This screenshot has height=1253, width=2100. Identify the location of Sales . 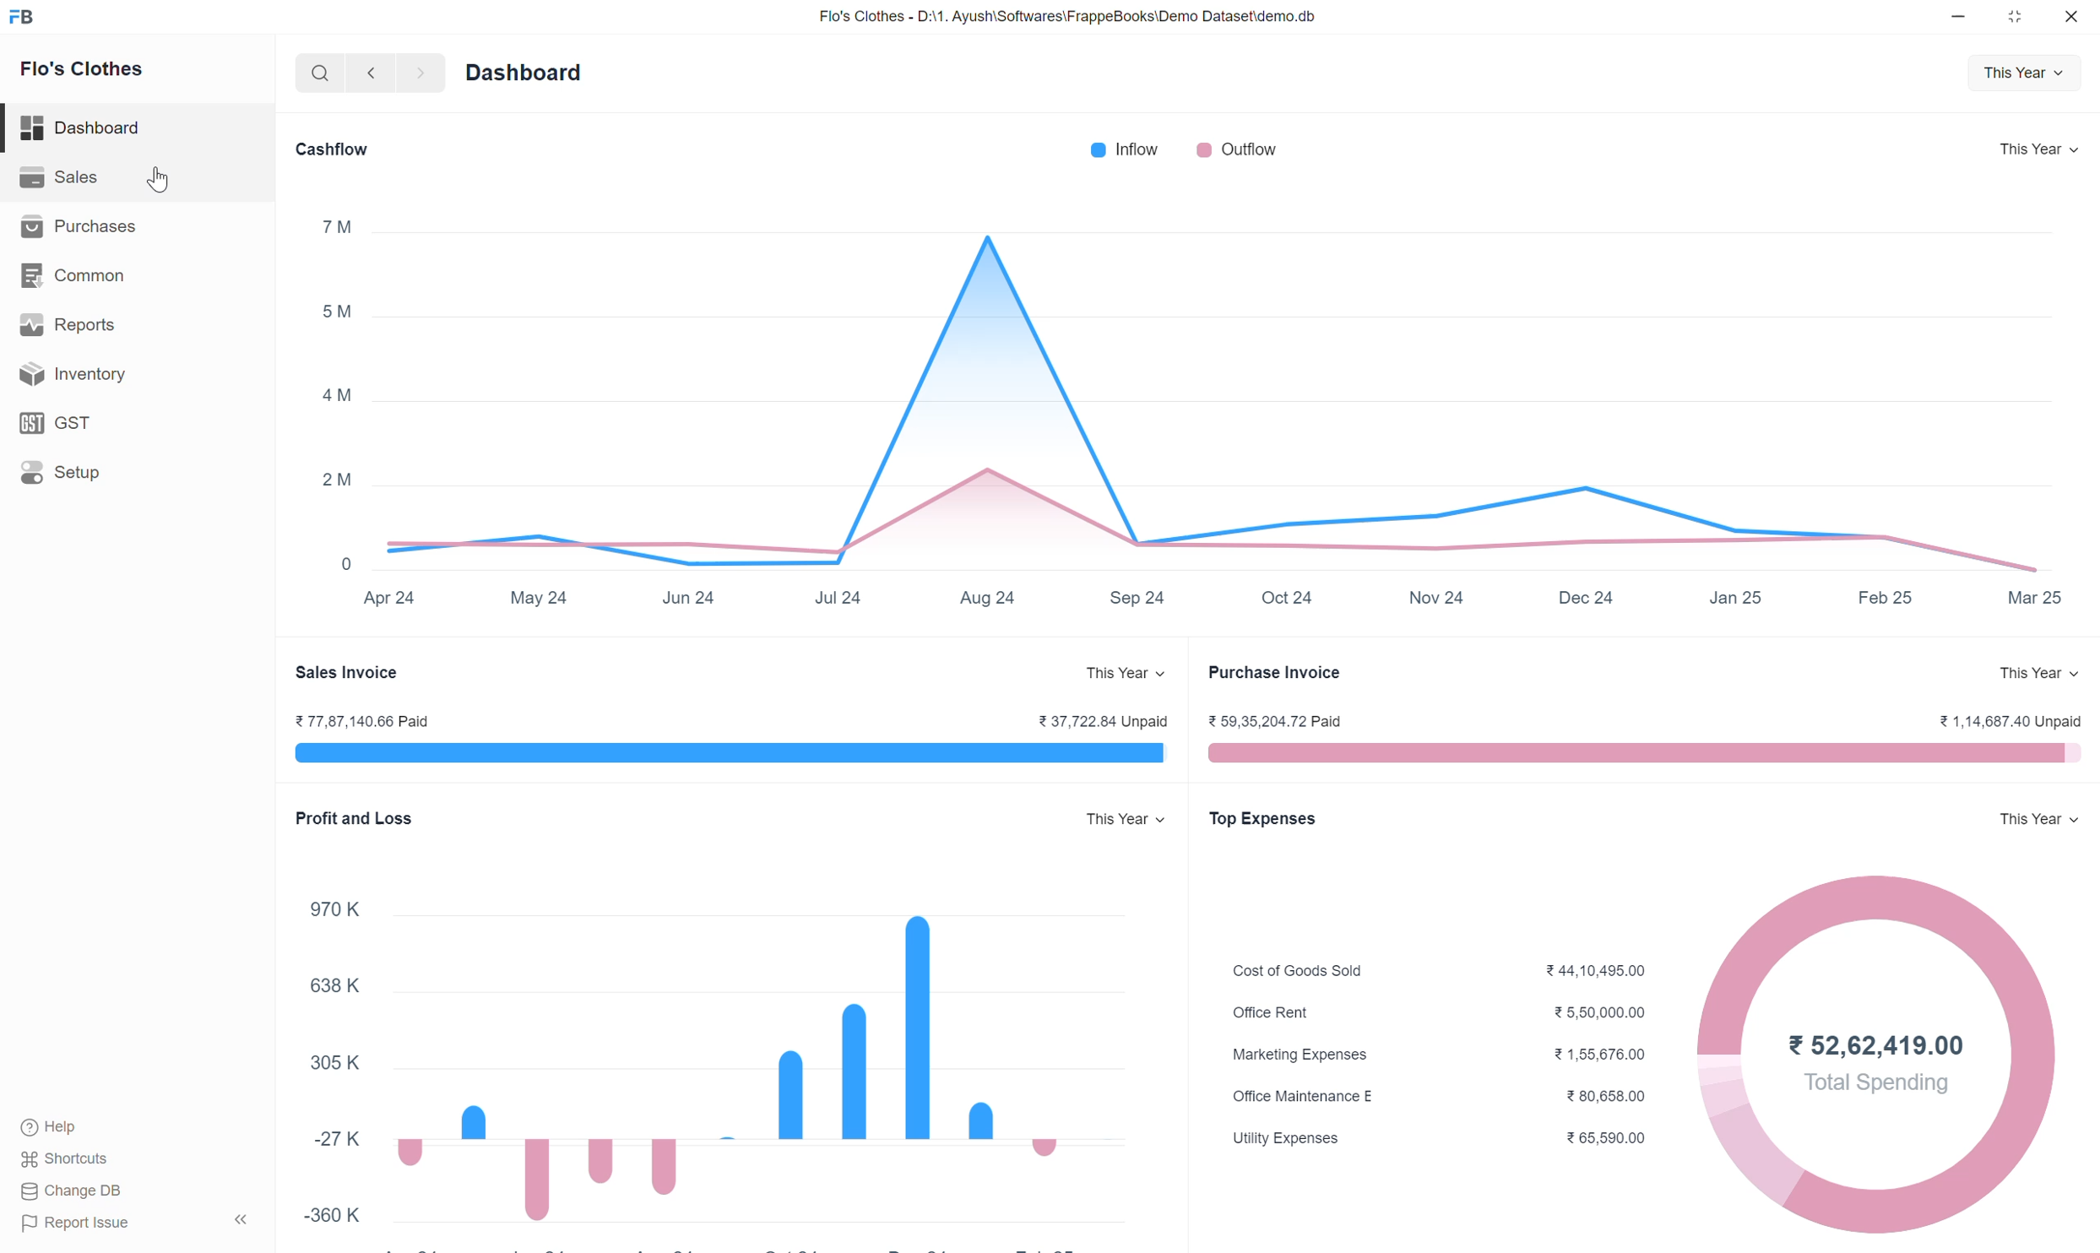
(106, 178).